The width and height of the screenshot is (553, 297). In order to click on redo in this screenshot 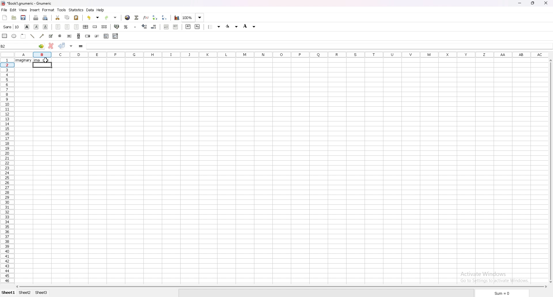, I will do `click(111, 18)`.